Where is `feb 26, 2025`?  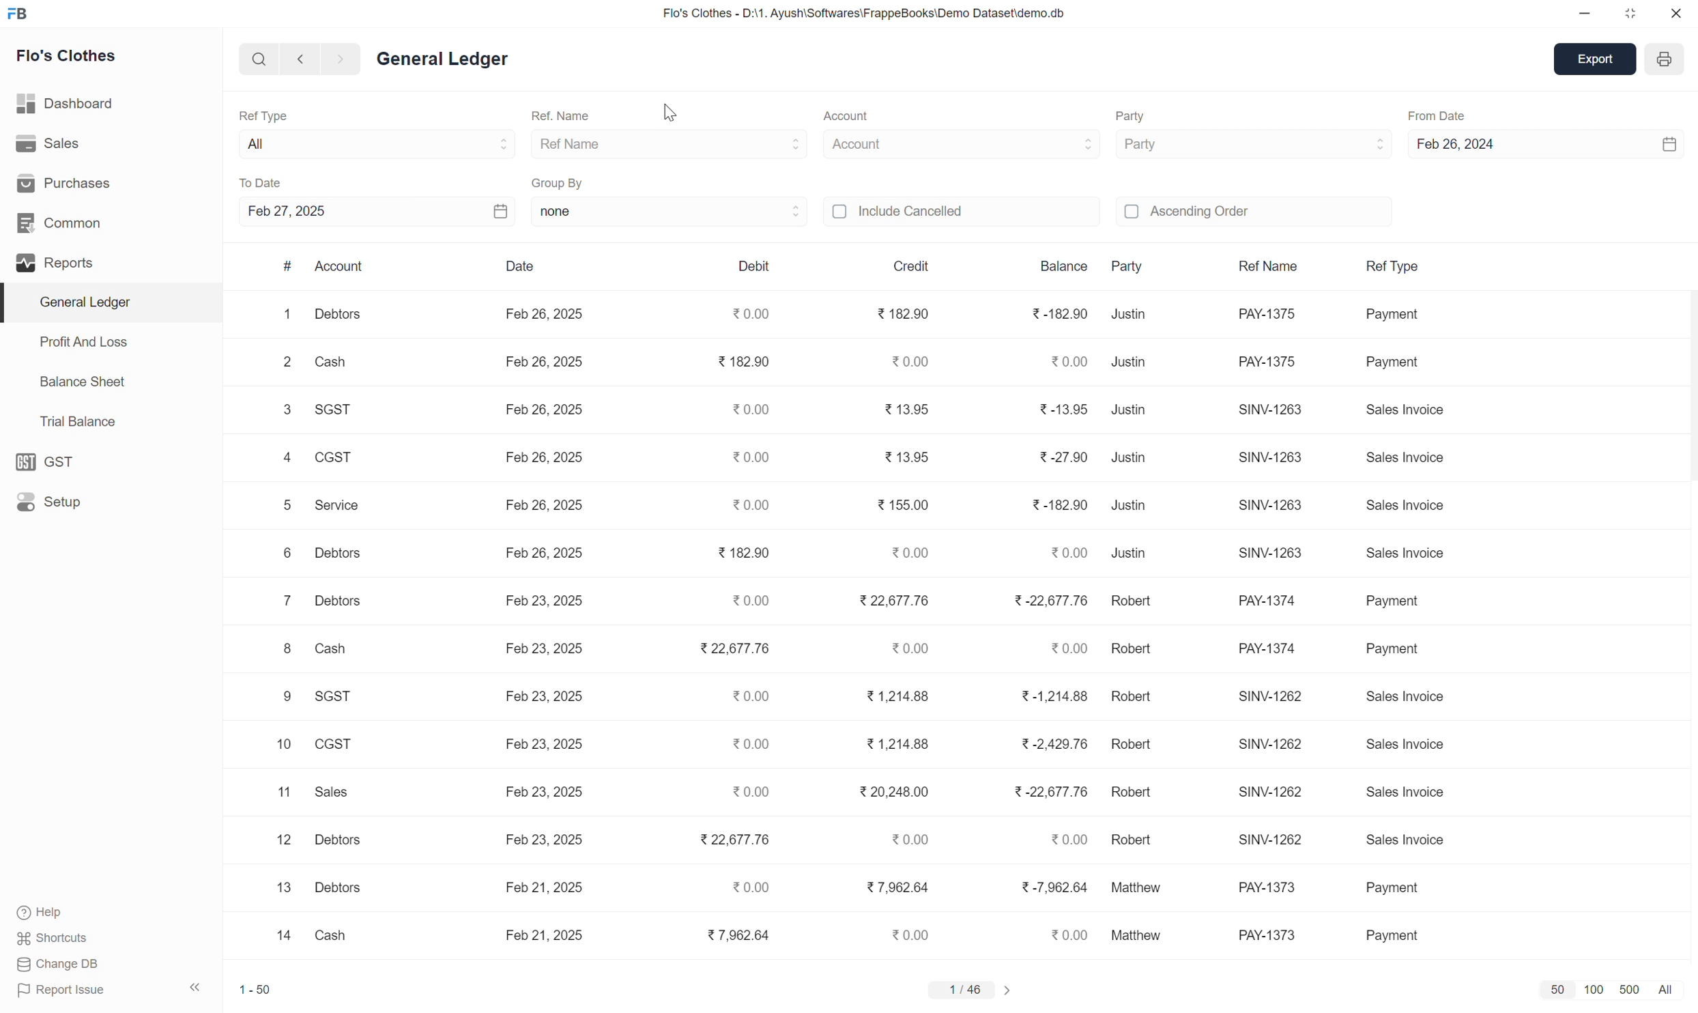 feb 26, 2025 is located at coordinates (546, 406).